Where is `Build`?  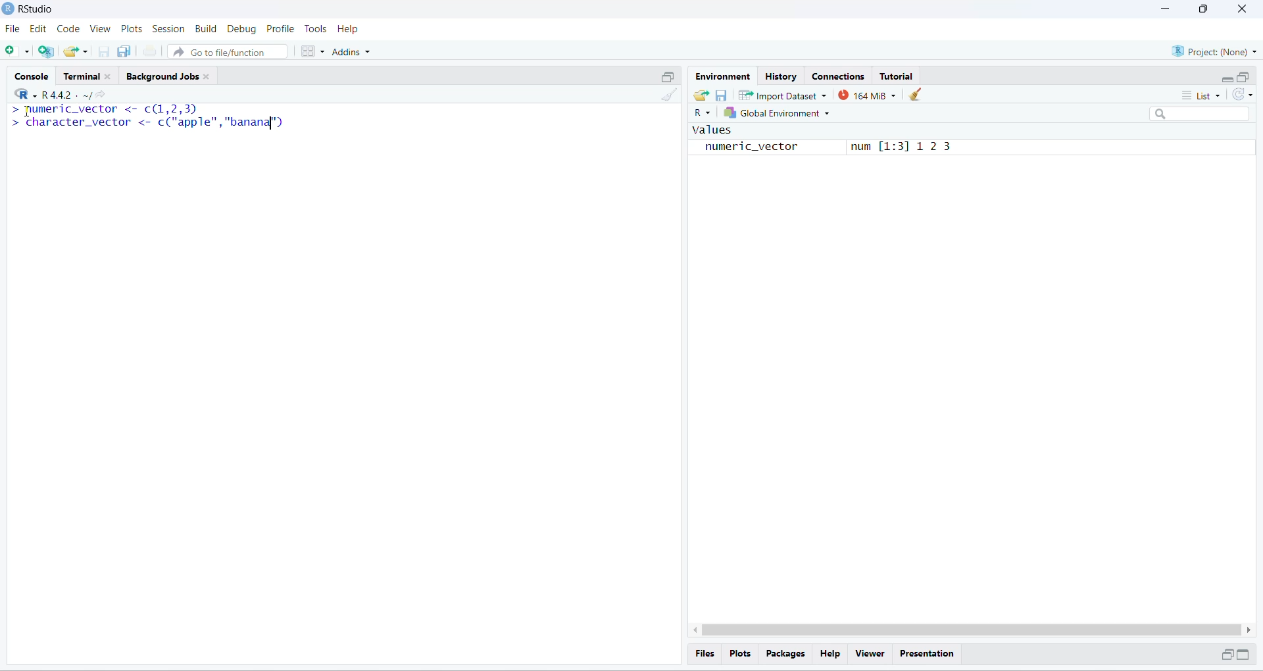 Build is located at coordinates (206, 28).